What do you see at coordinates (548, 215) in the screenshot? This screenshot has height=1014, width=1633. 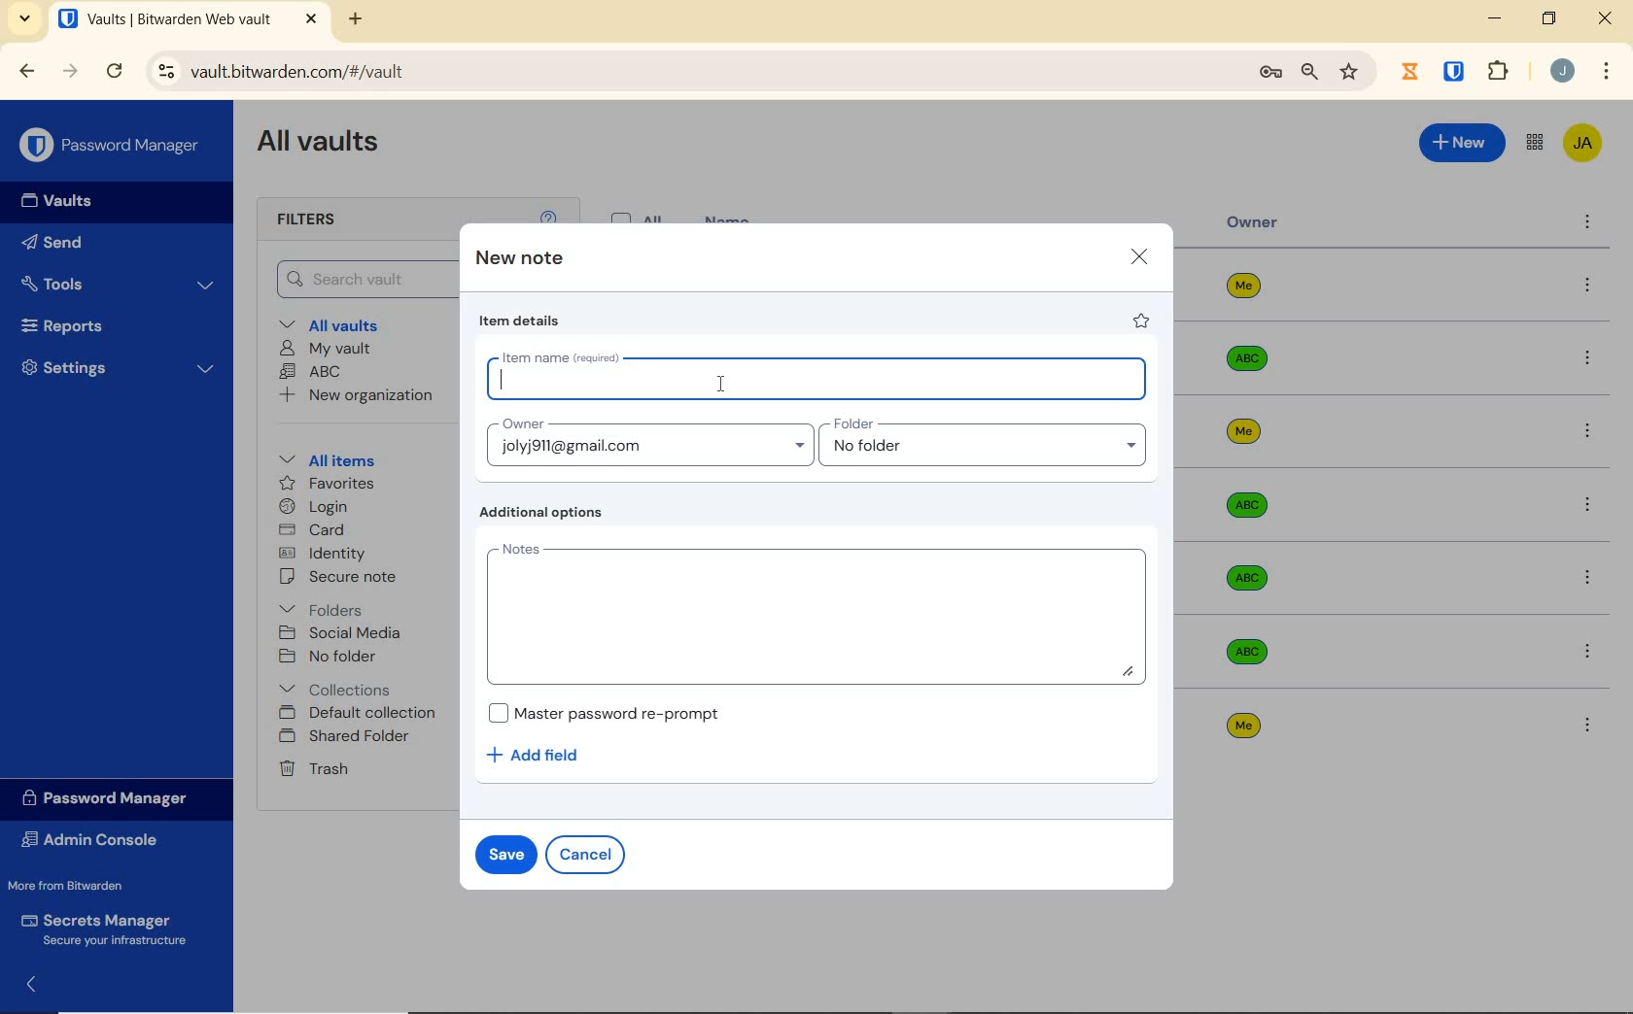 I see `help` at bounding box center [548, 215].